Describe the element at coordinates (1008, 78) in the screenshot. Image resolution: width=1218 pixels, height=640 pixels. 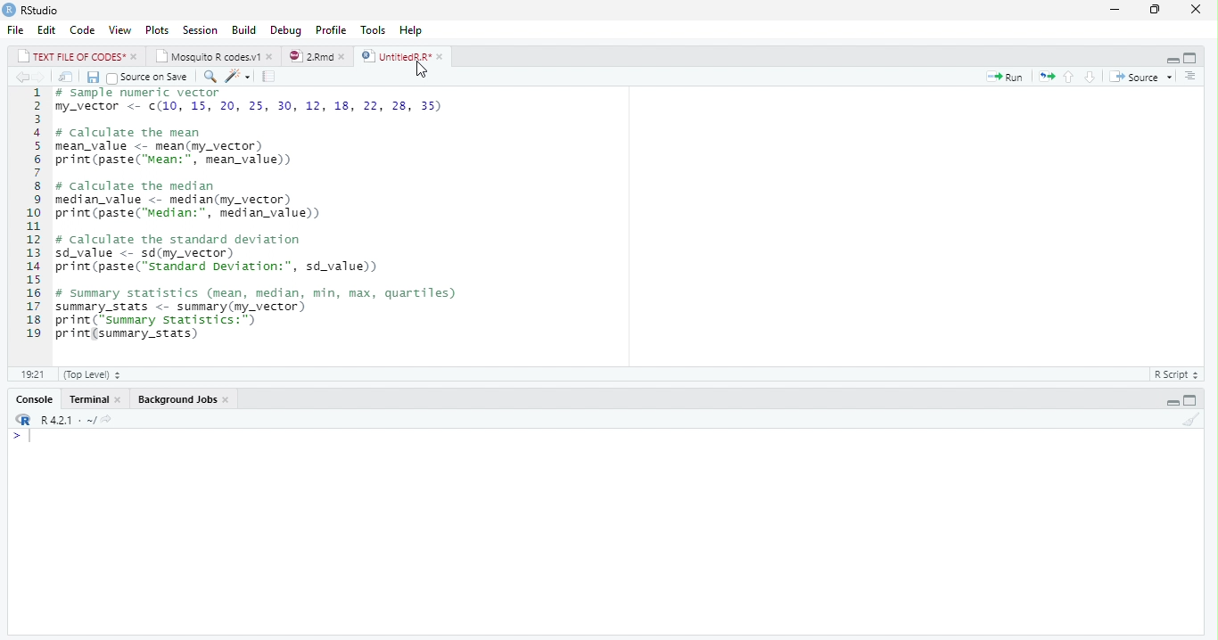
I see `run current file` at that location.